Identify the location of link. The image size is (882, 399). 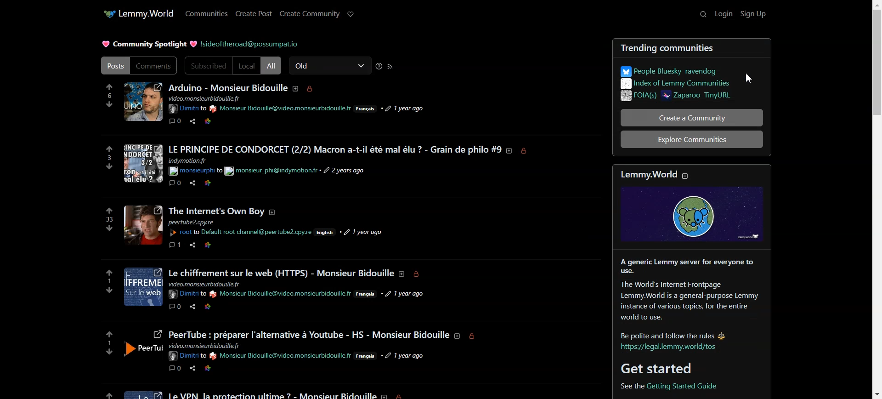
(209, 245).